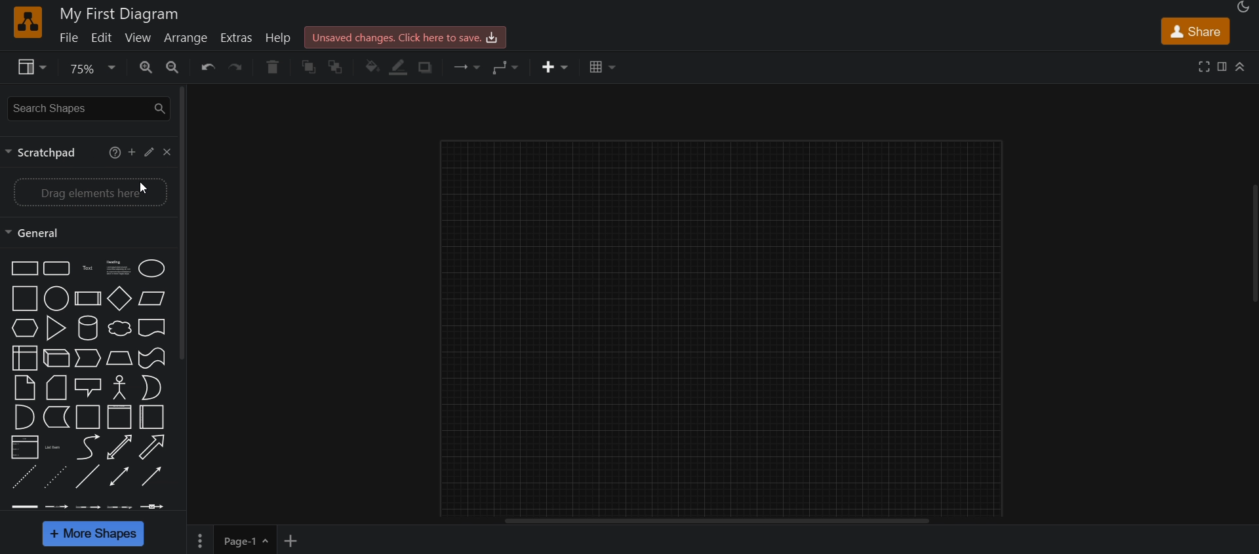  Describe the element at coordinates (119, 297) in the screenshot. I see `200%` at that location.